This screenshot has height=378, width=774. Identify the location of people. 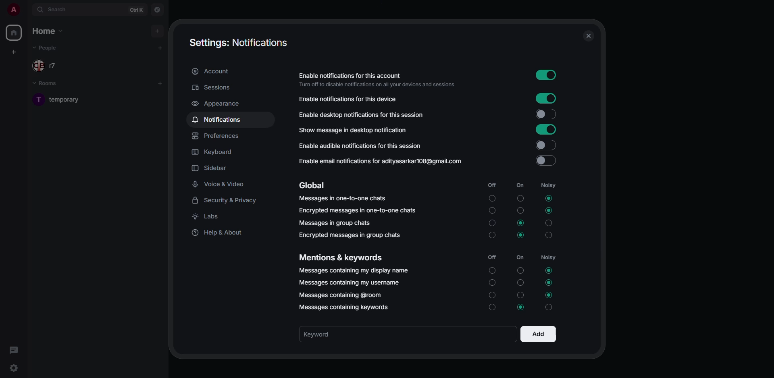
(49, 48).